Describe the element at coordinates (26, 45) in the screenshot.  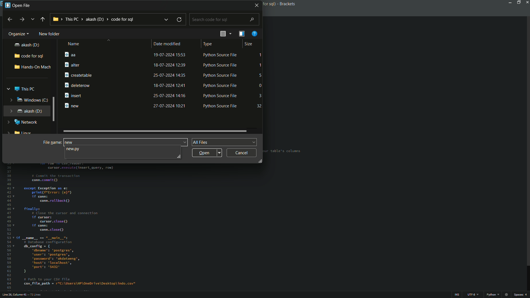
I see `akash(D)` at that location.